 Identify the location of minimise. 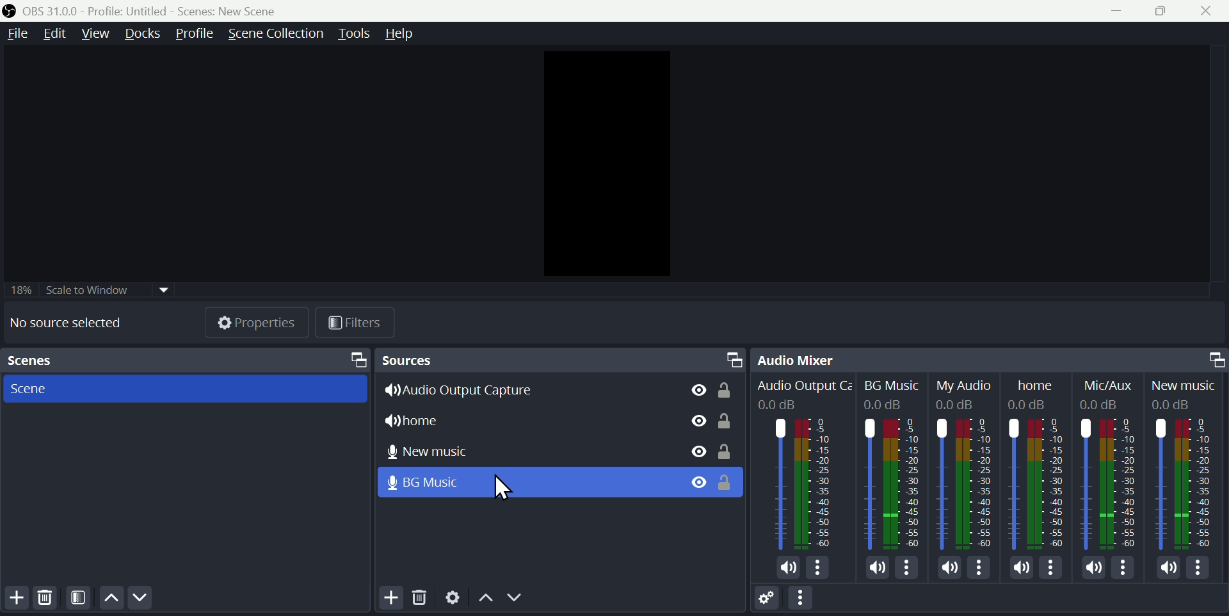
(1111, 9).